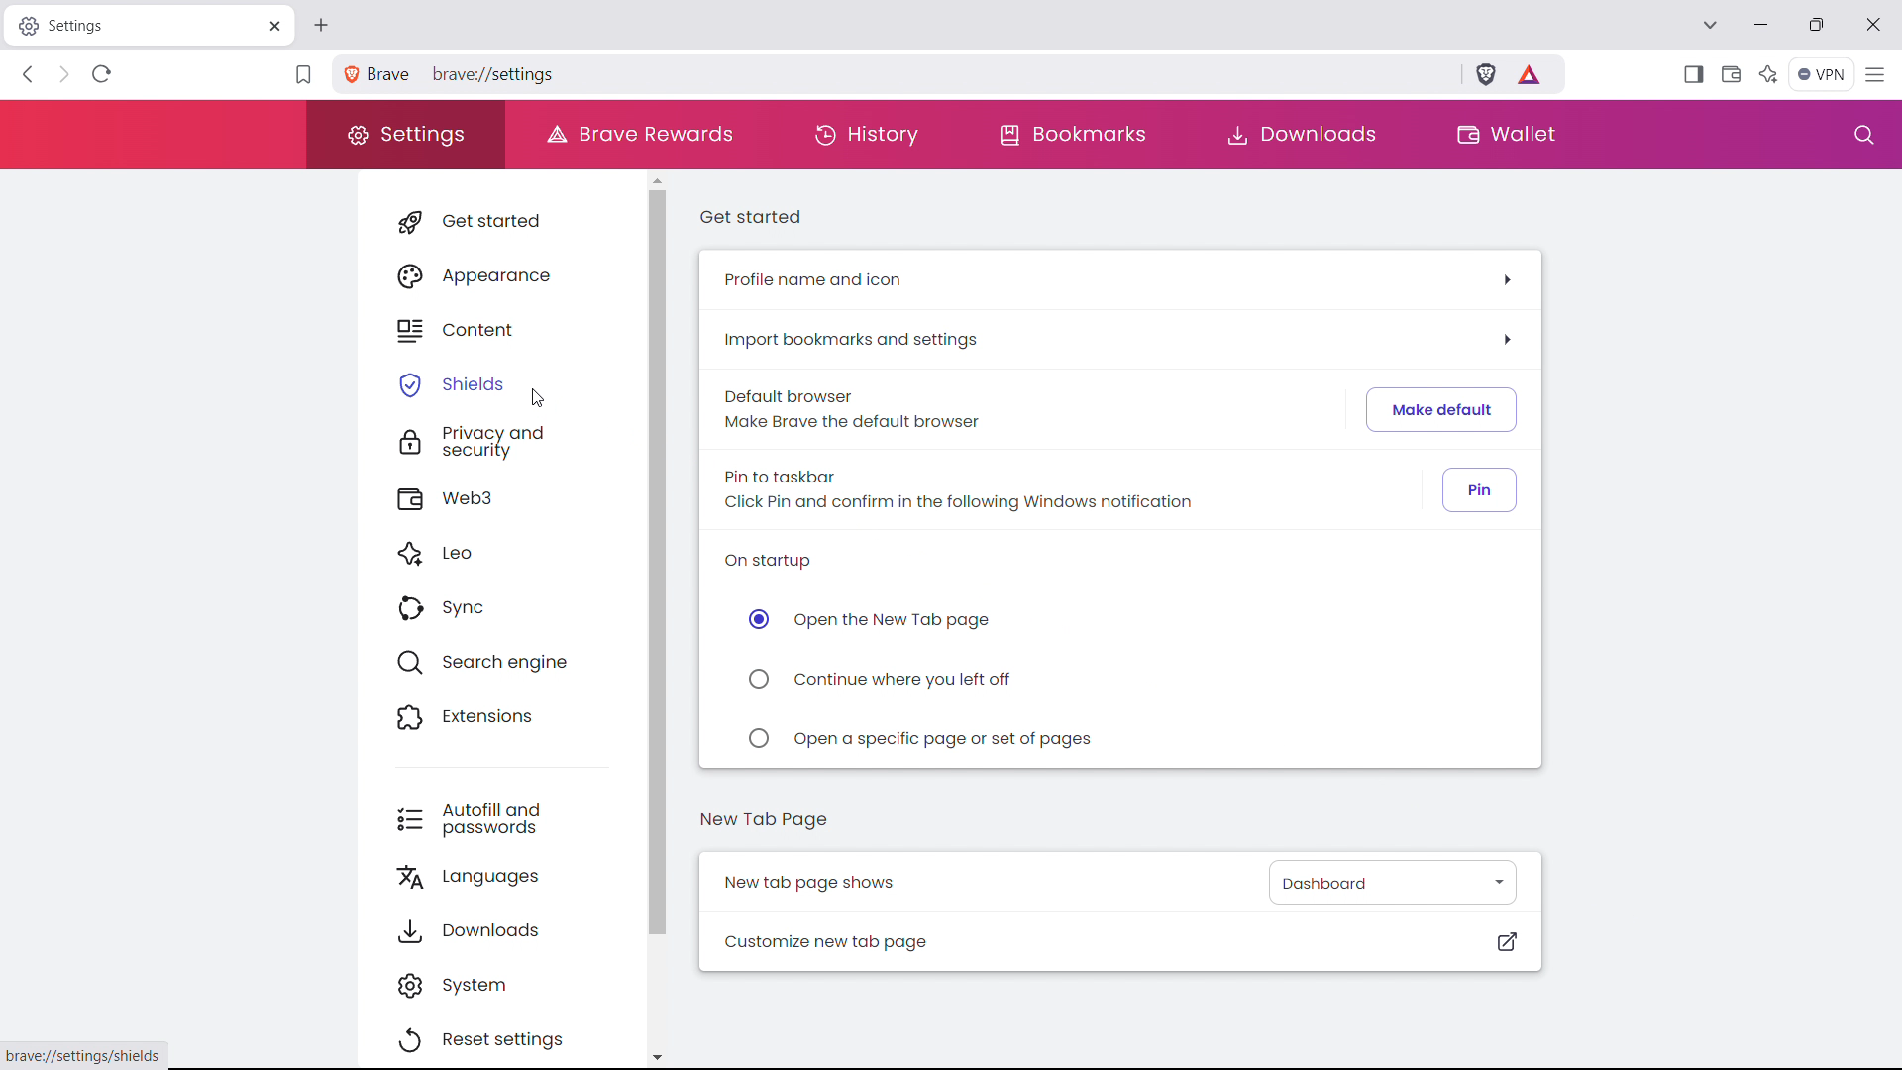 Image resolution: width=1902 pixels, height=1070 pixels. What do you see at coordinates (502, 326) in the screenshot?
I see `content` at bounding box center [502, 326].